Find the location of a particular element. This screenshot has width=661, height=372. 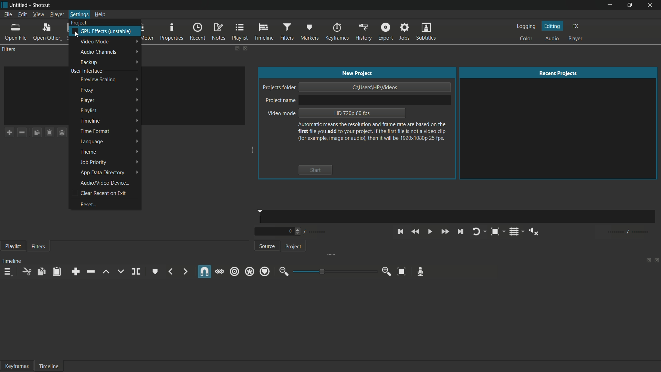

skip to the previous point is located at coordinates (400, 232).